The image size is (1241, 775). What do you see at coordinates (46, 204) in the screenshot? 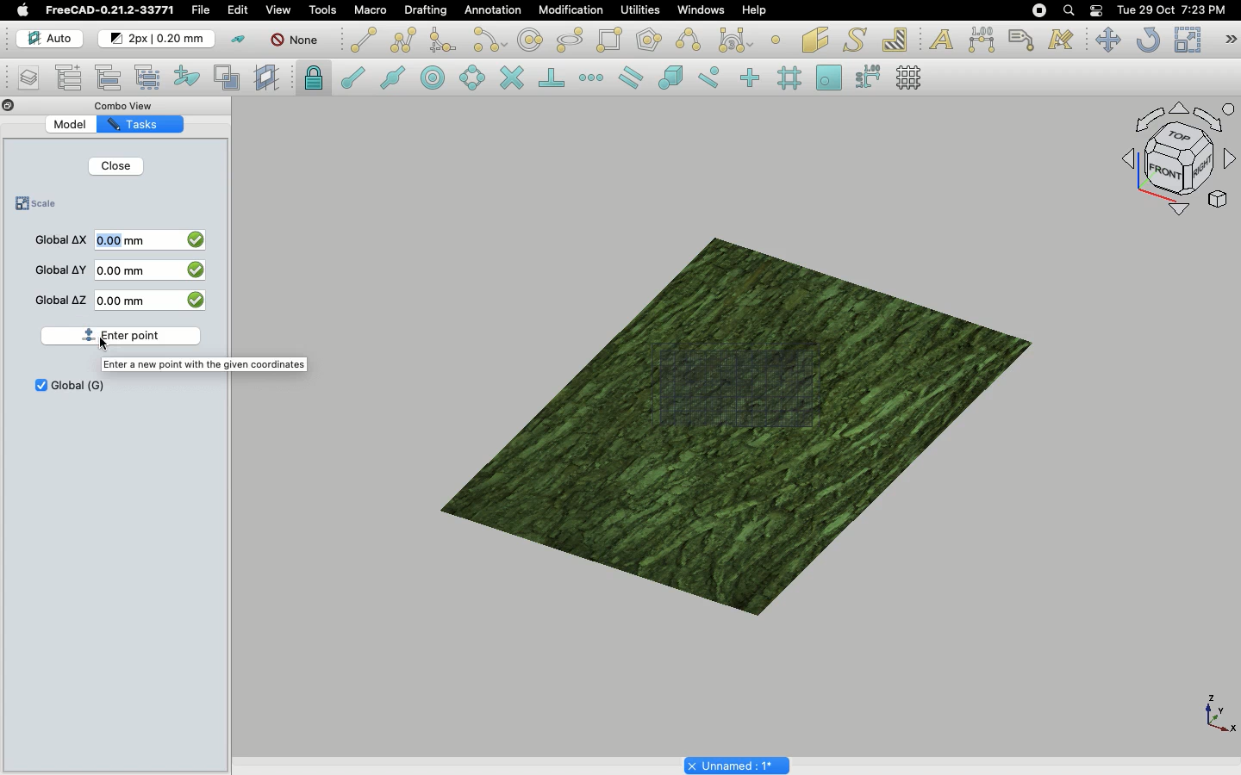
I see `Scale` at bounding box center [46, 204].